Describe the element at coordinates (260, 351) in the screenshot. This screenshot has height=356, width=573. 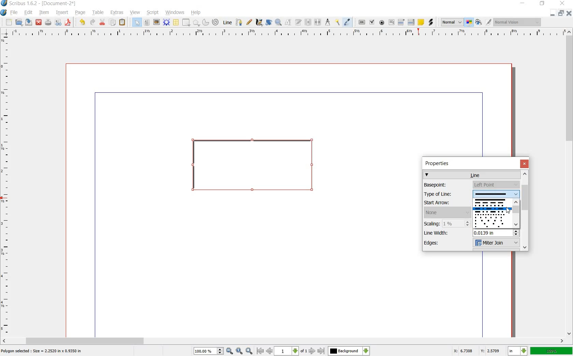
I see `go to first page` at that location.